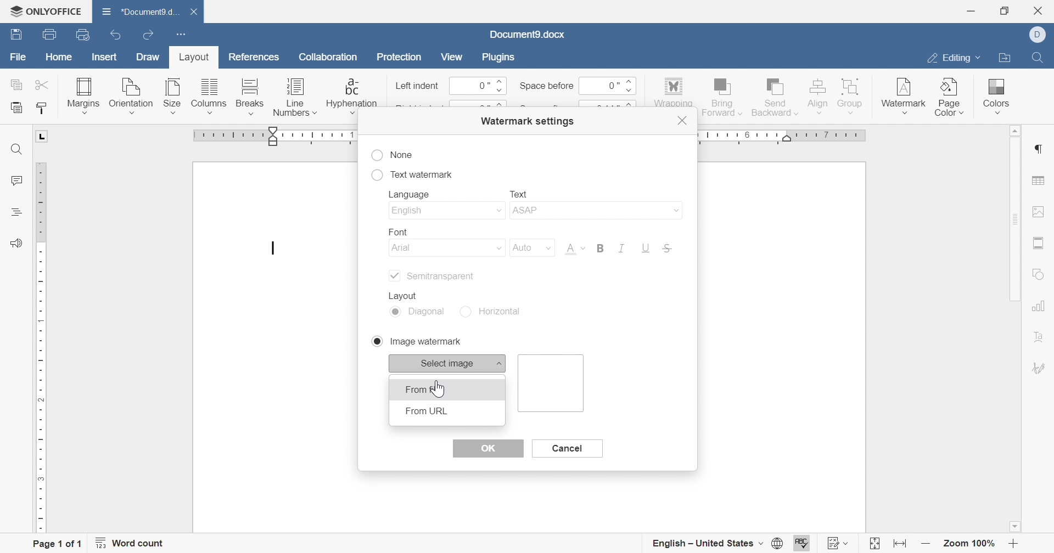 The height and width of the screenshot is (553, 1054). What do you see at coordinates (295, 99) in the screenshot?
I see `line numbers` at bounding box center [295, 99].